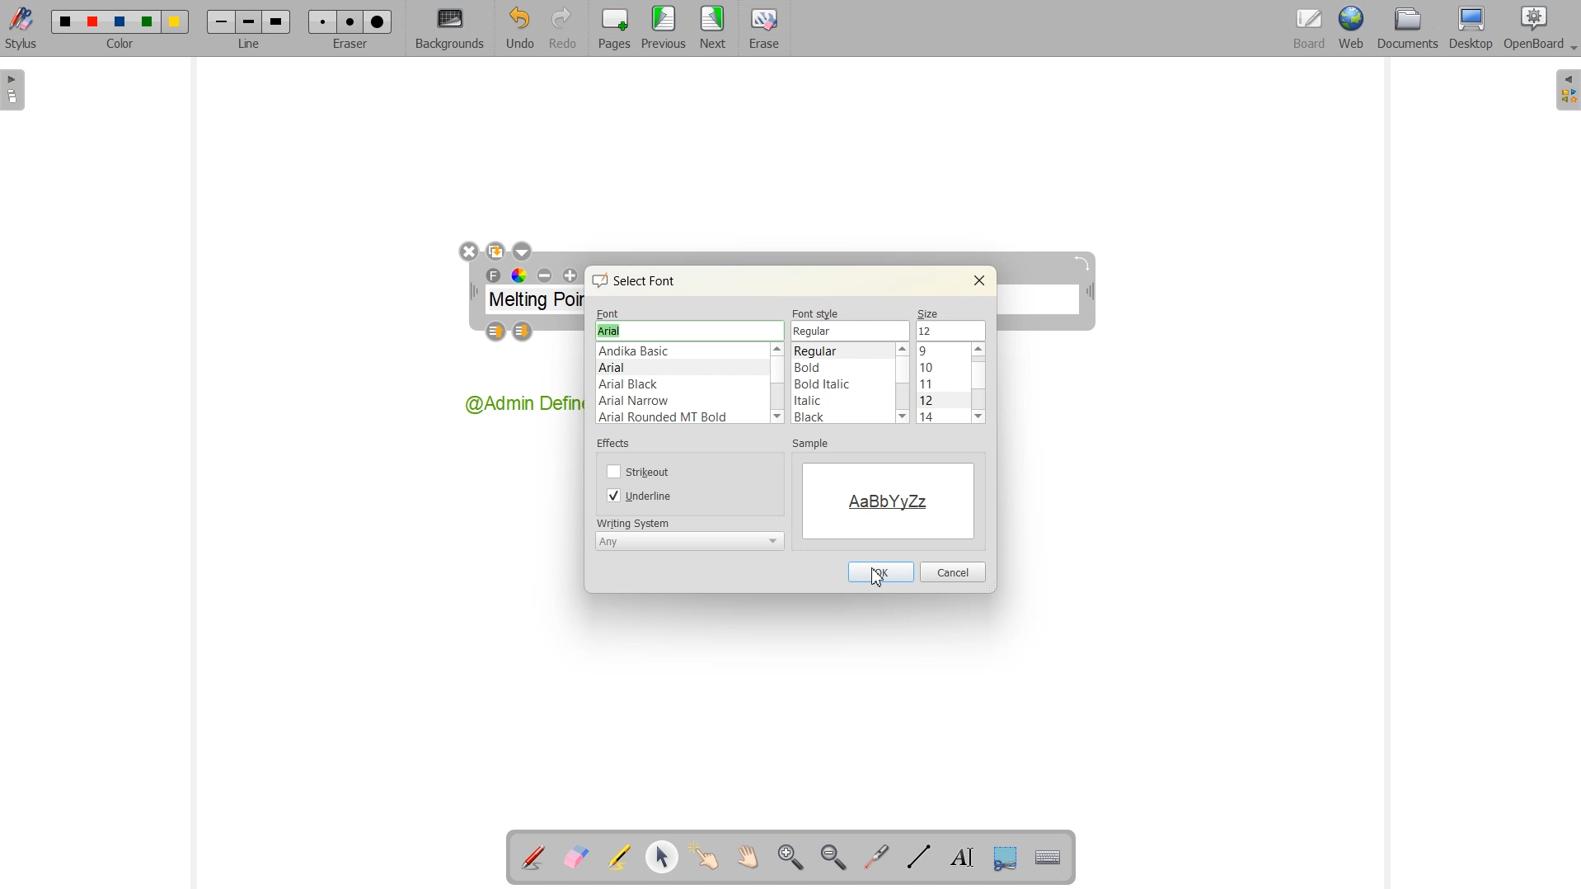 The image size is (1581, 889). Describe the element at coordinates (958, 855) in the screenshot. I see `Write text` at that location.